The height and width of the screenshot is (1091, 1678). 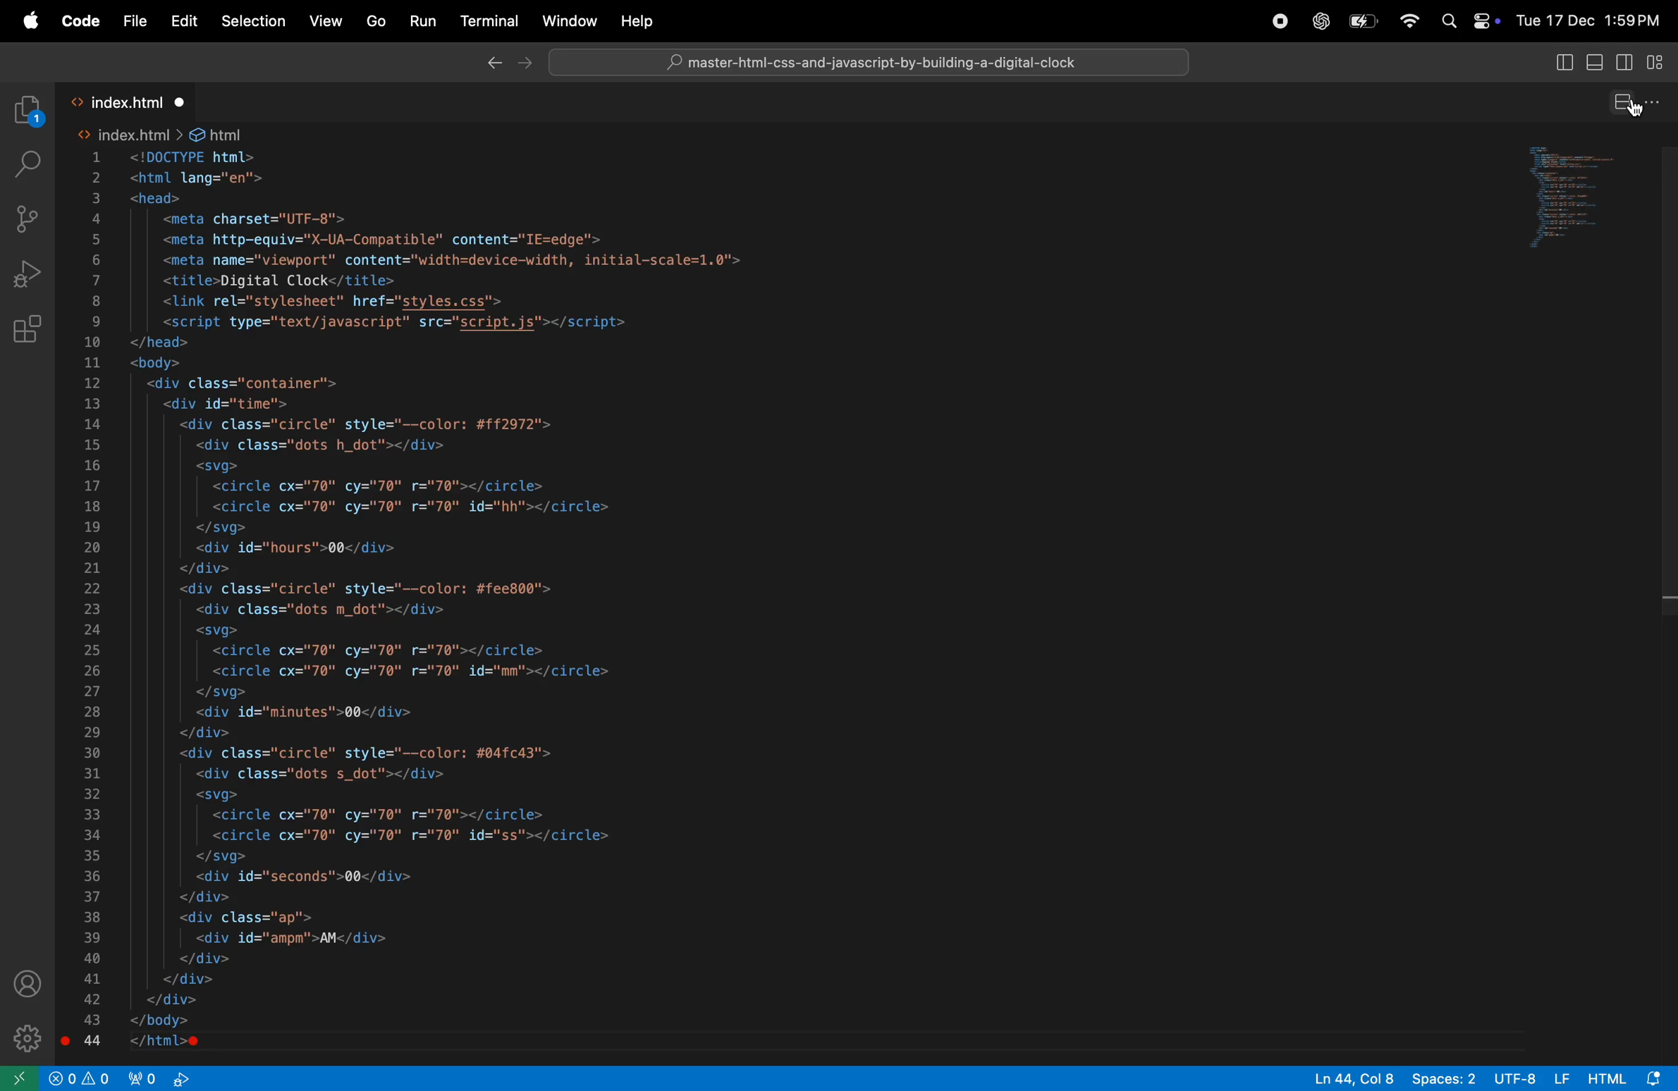 I want to click on window, so click(x=568, y=19).